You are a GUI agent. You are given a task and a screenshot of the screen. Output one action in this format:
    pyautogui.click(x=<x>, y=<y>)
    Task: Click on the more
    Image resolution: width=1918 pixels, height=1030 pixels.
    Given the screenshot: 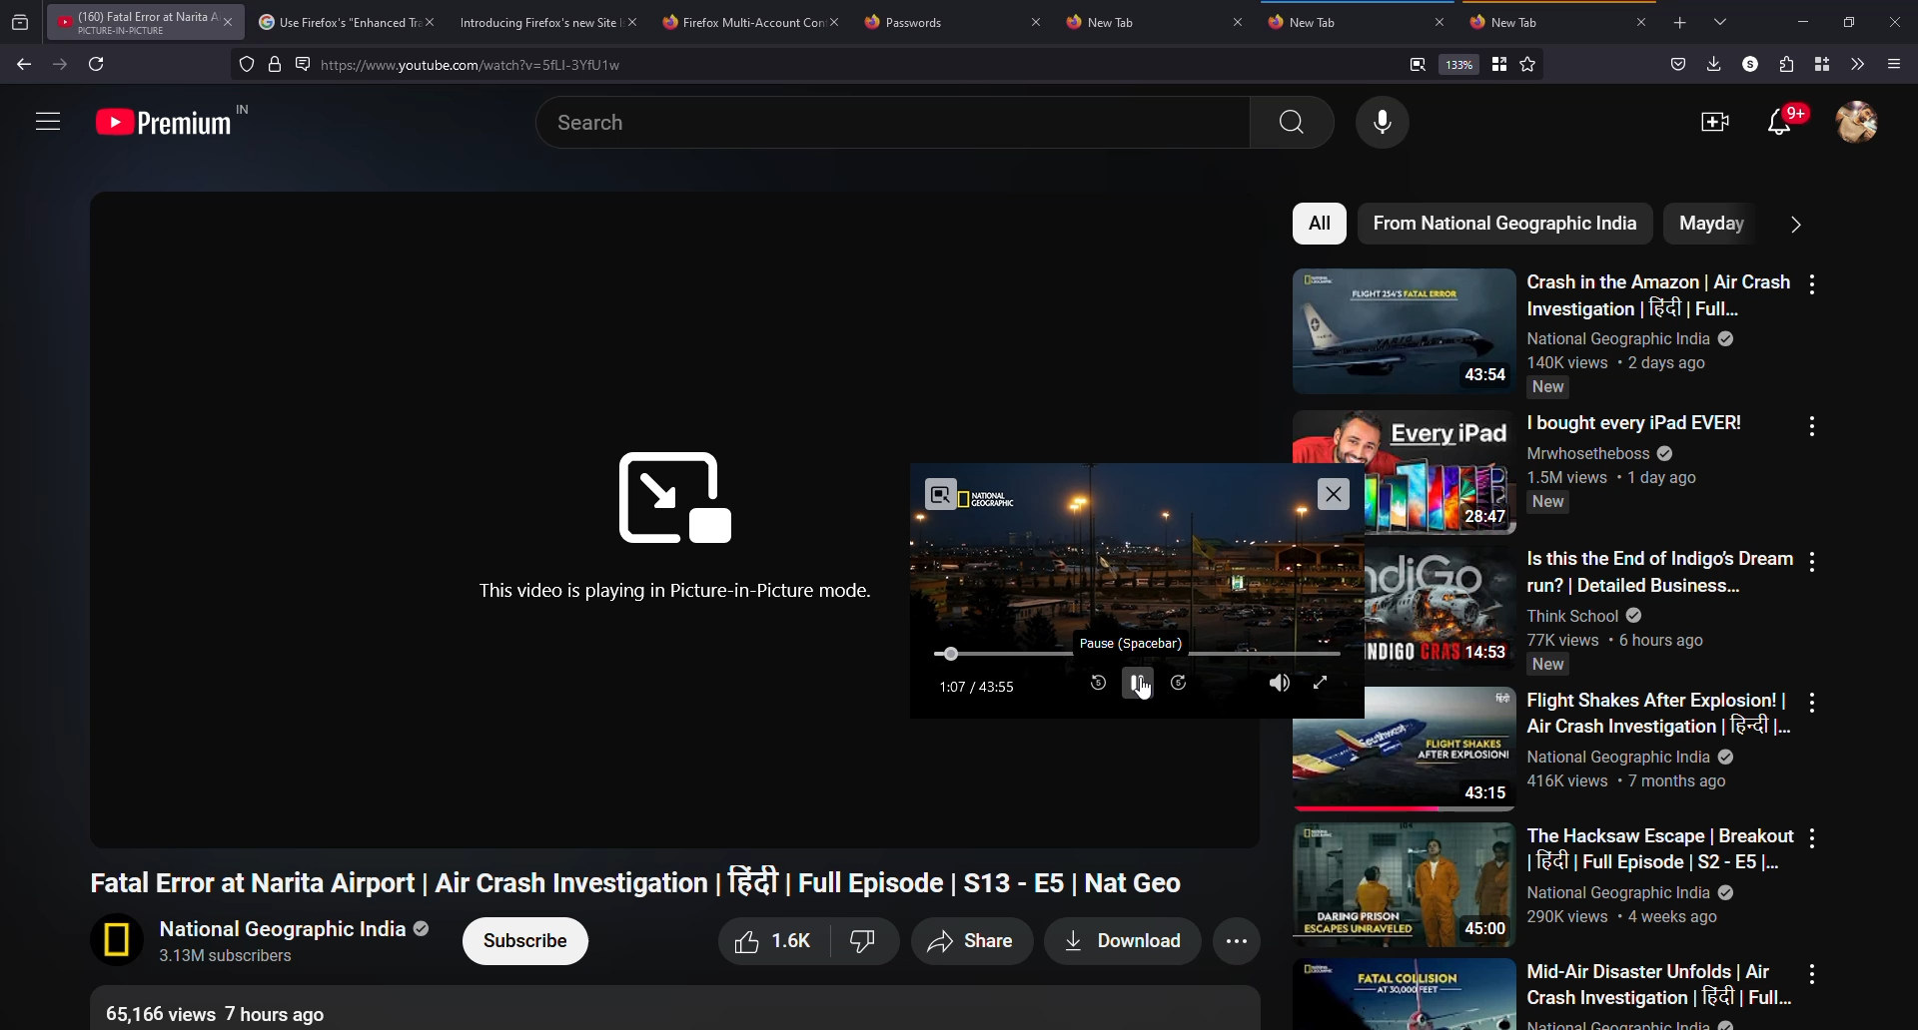 What is the action you would take?
    pyautogui.click(x=46, y=119)
    